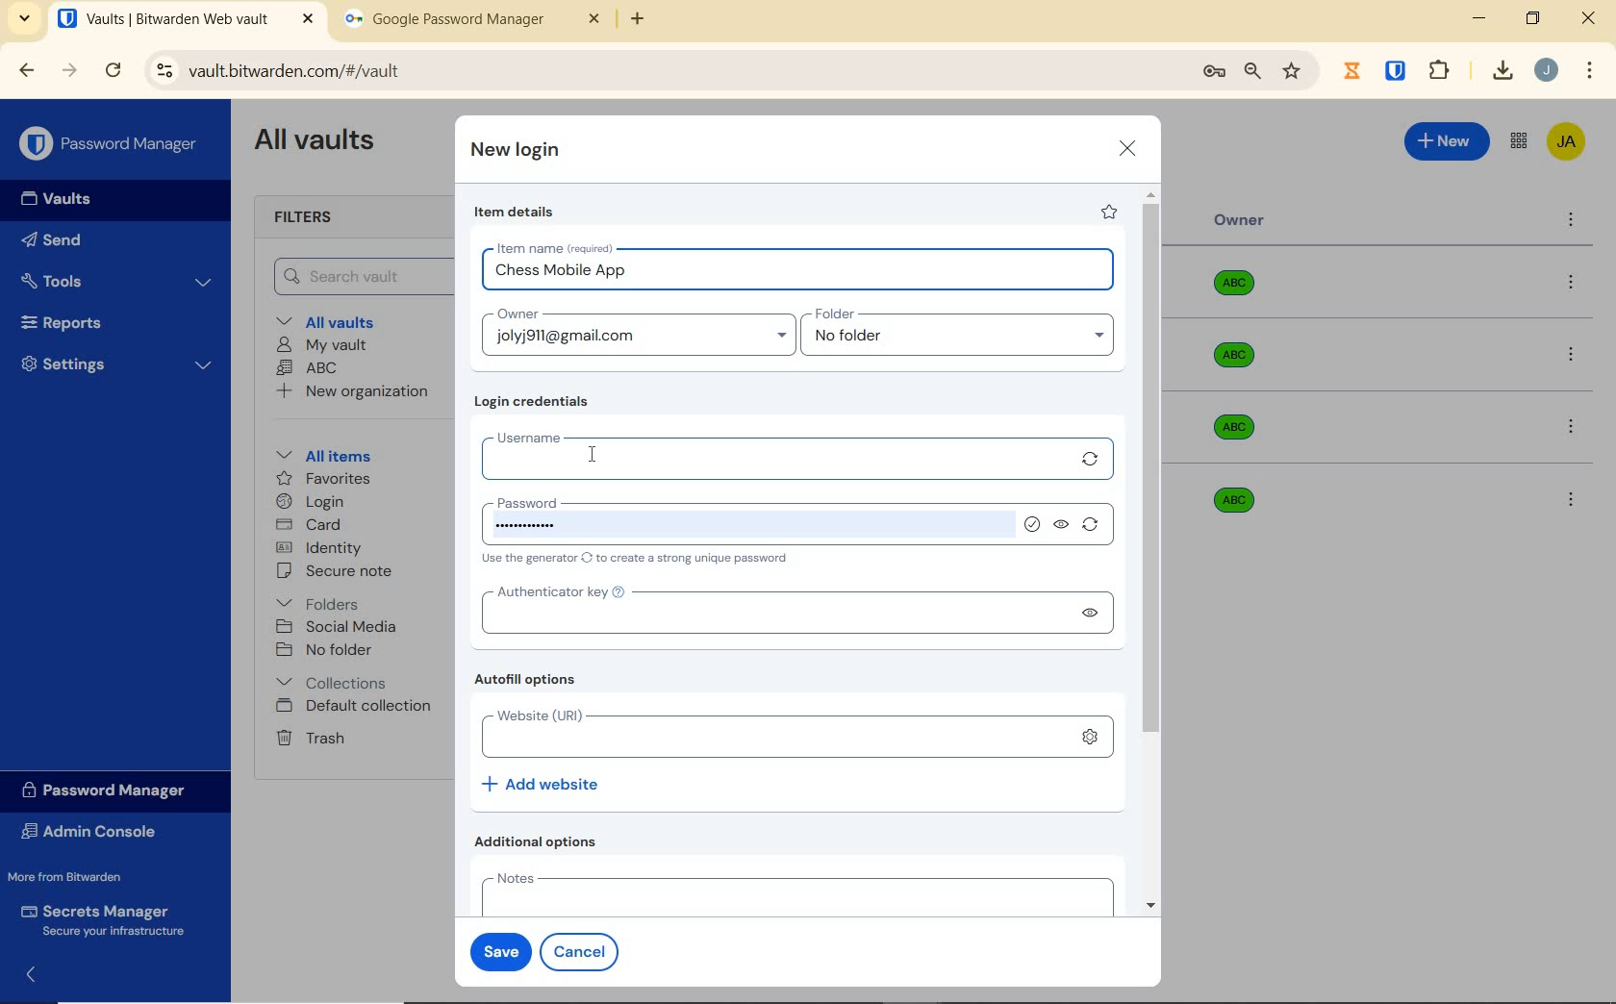 This screenshot has width=1616, height=1004. Describe the element at coordinates (1238, 364) in the screenshot. I see `Owner organization` at that location.